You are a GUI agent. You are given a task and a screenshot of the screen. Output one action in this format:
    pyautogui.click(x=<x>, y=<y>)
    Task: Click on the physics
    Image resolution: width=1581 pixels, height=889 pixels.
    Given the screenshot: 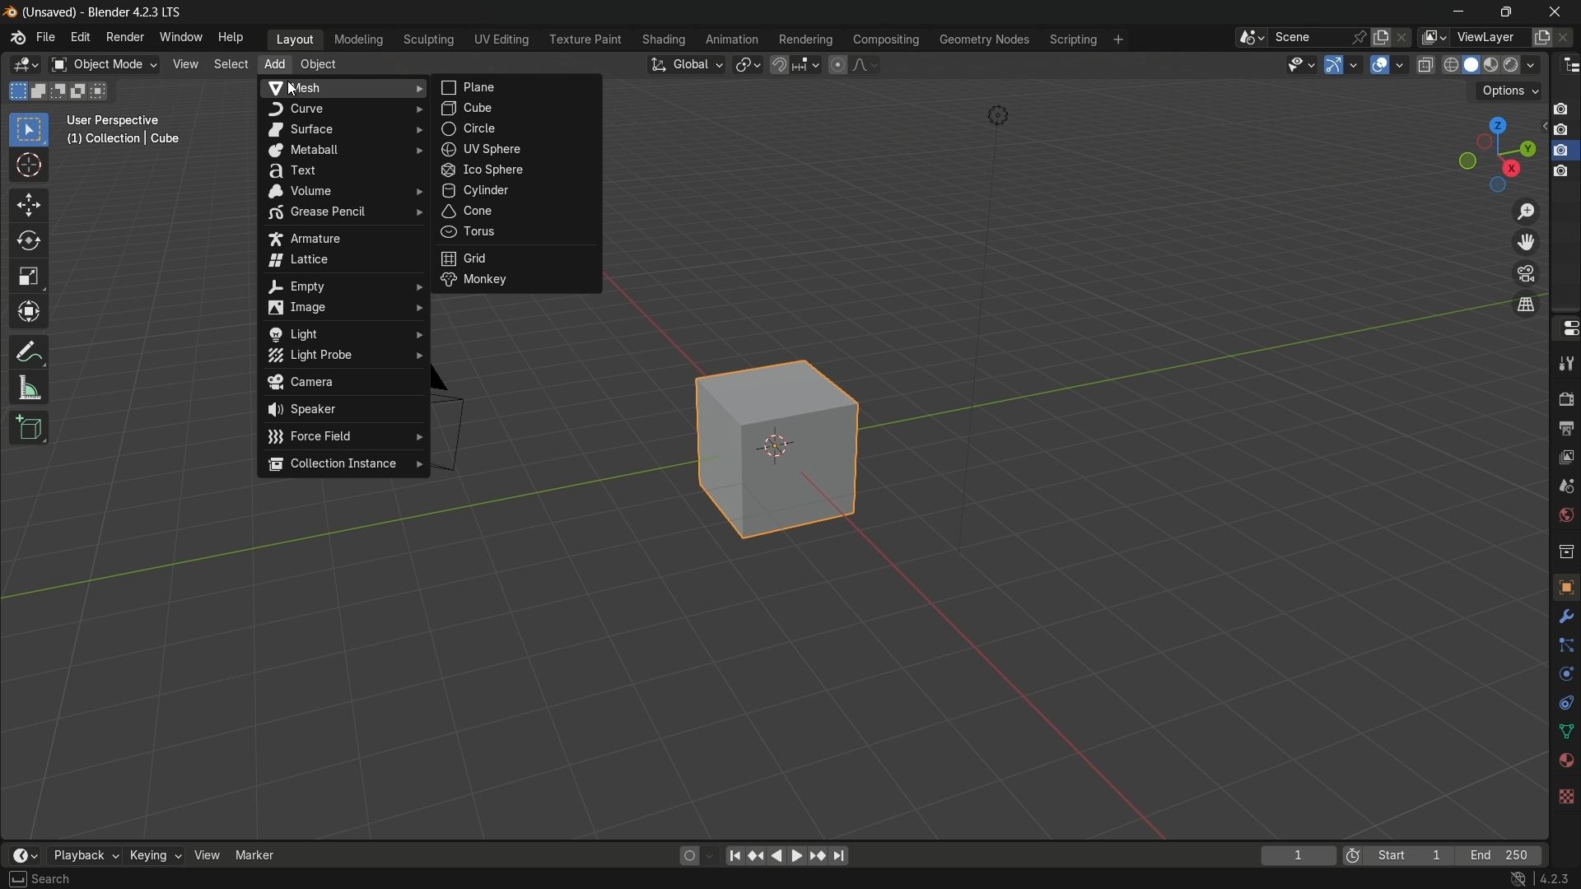 What is the action you would take?
    pyautogui.click(x=1565, y=675)
    